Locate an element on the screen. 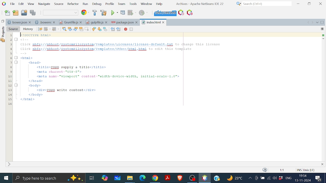 The width and height of the screenshot is (326, 183). Refractor is located at coordinates (72, 4).